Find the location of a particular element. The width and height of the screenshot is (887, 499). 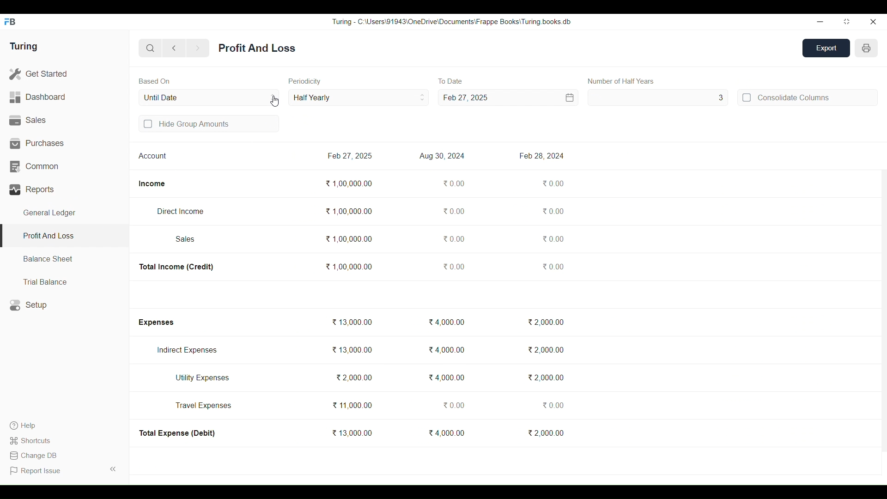

Periodicity is located at coordinates (305, 81).